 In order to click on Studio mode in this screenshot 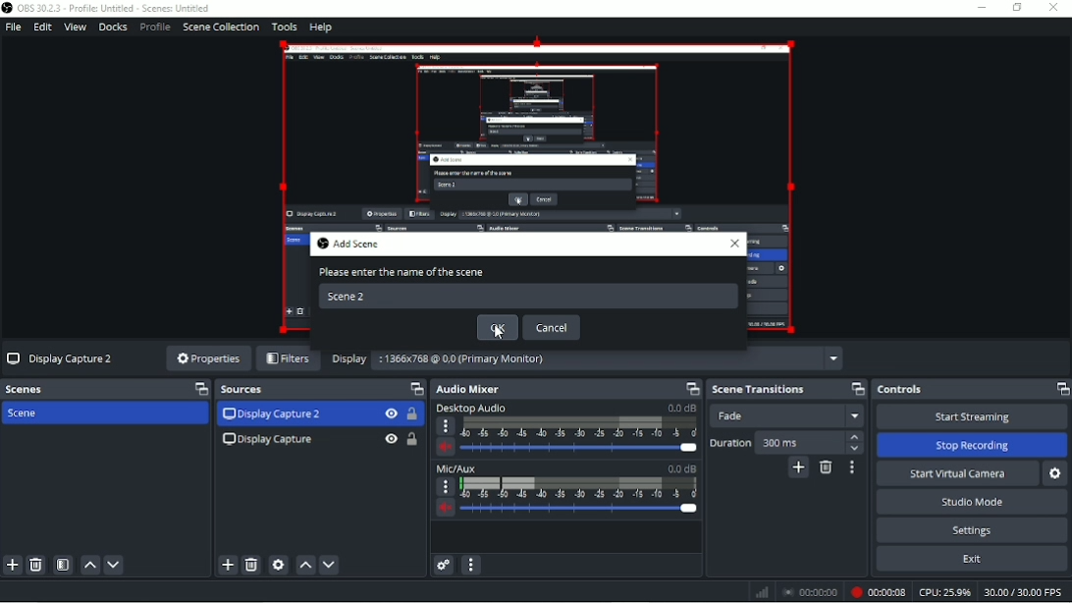, I will do `click(969, 503)`.